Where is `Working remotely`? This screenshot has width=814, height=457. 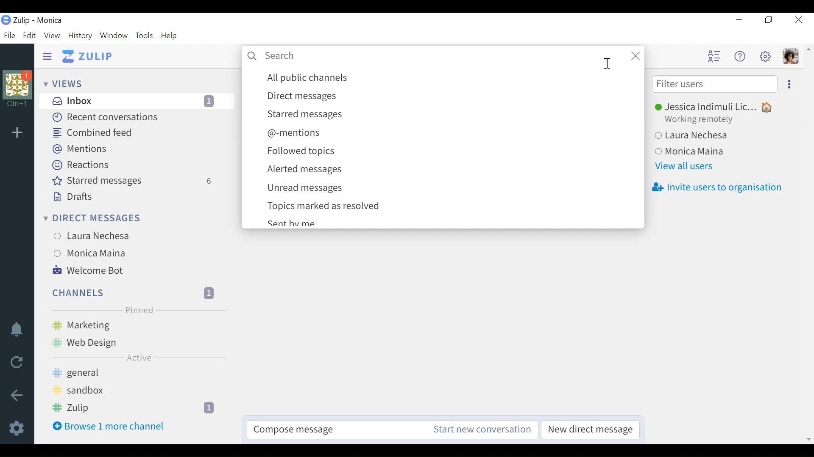
Working remotely is located at coordinates (704, 119).